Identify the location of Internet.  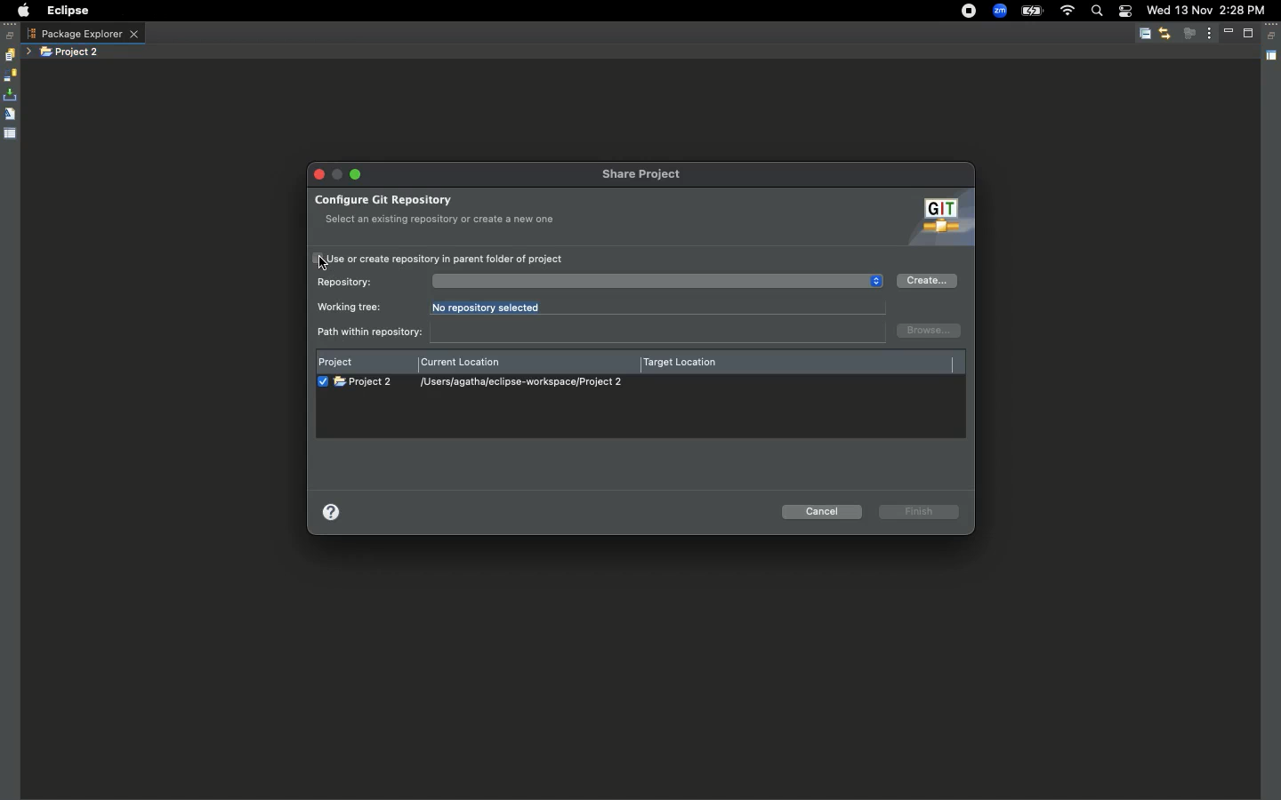
(1067, 12).